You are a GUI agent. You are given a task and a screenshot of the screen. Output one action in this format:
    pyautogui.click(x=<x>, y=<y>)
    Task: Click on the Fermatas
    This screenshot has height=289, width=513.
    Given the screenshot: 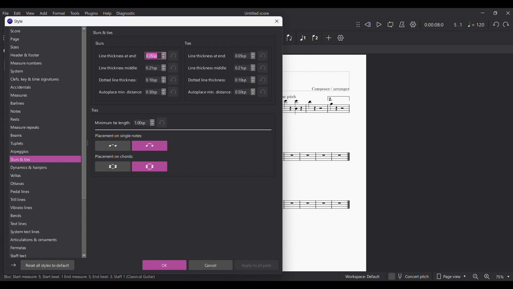 What is the action you would take?
    pyautogui.click(x=44, y=248)
    